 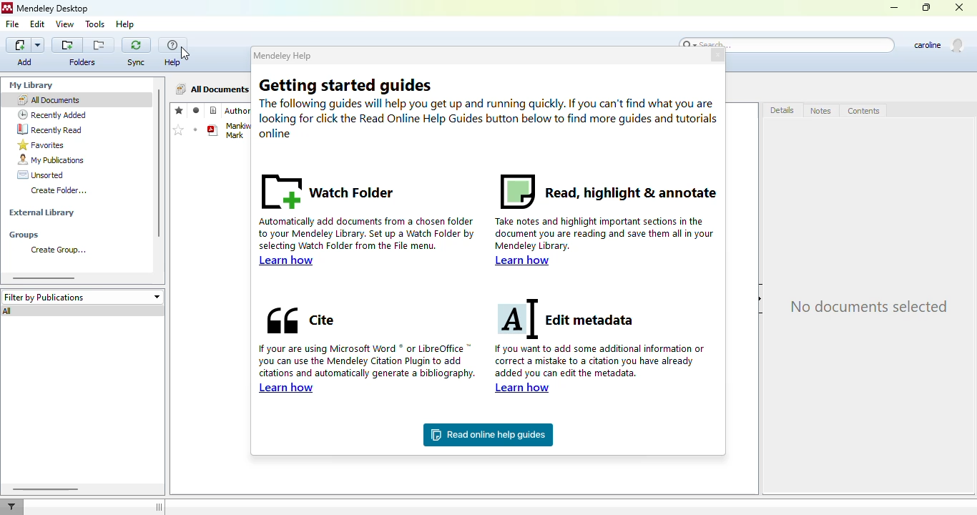 What do you see at coordinates (46, 489) in the screenshot?
I see `horizontal scroll bar` at bounding box center [46, 489].